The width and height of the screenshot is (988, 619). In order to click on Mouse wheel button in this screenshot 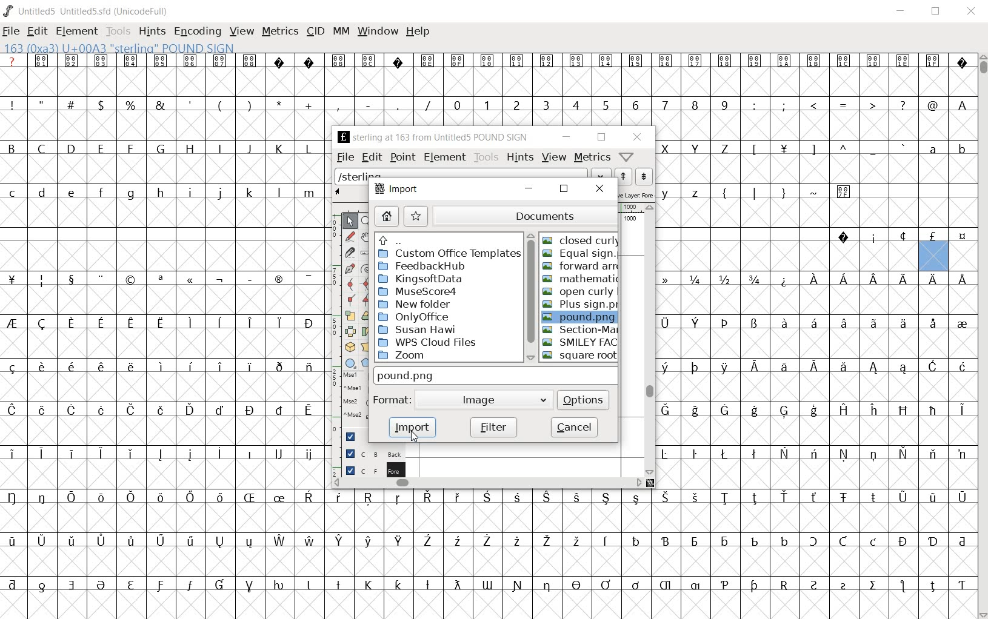, I will do `click(355, 403)`.